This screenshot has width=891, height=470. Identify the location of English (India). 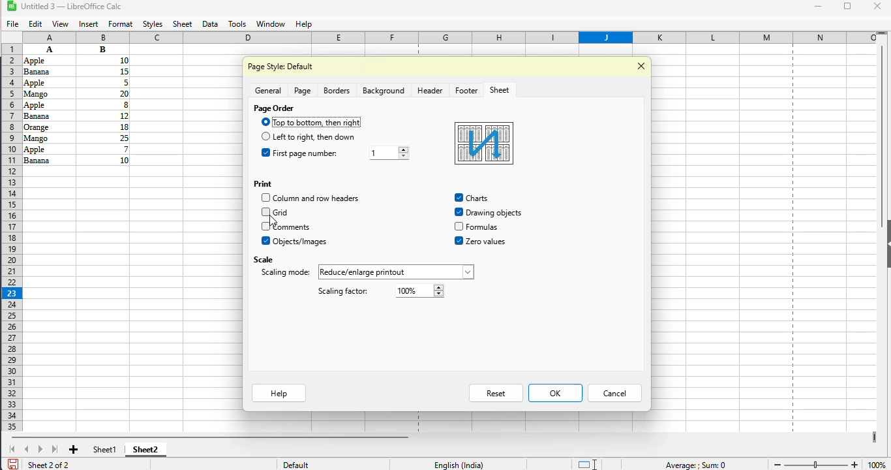
(459, 464).